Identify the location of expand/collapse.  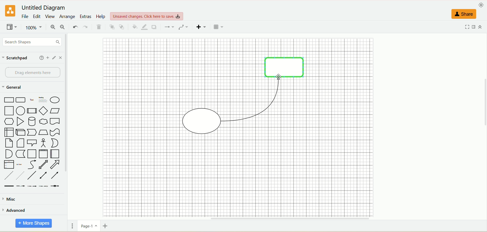
(481, 27).